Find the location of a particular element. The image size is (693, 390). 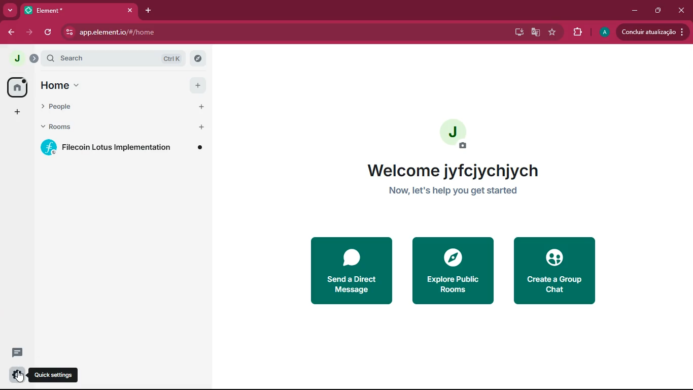

explore public rooms is located at coordinates (454, 272).